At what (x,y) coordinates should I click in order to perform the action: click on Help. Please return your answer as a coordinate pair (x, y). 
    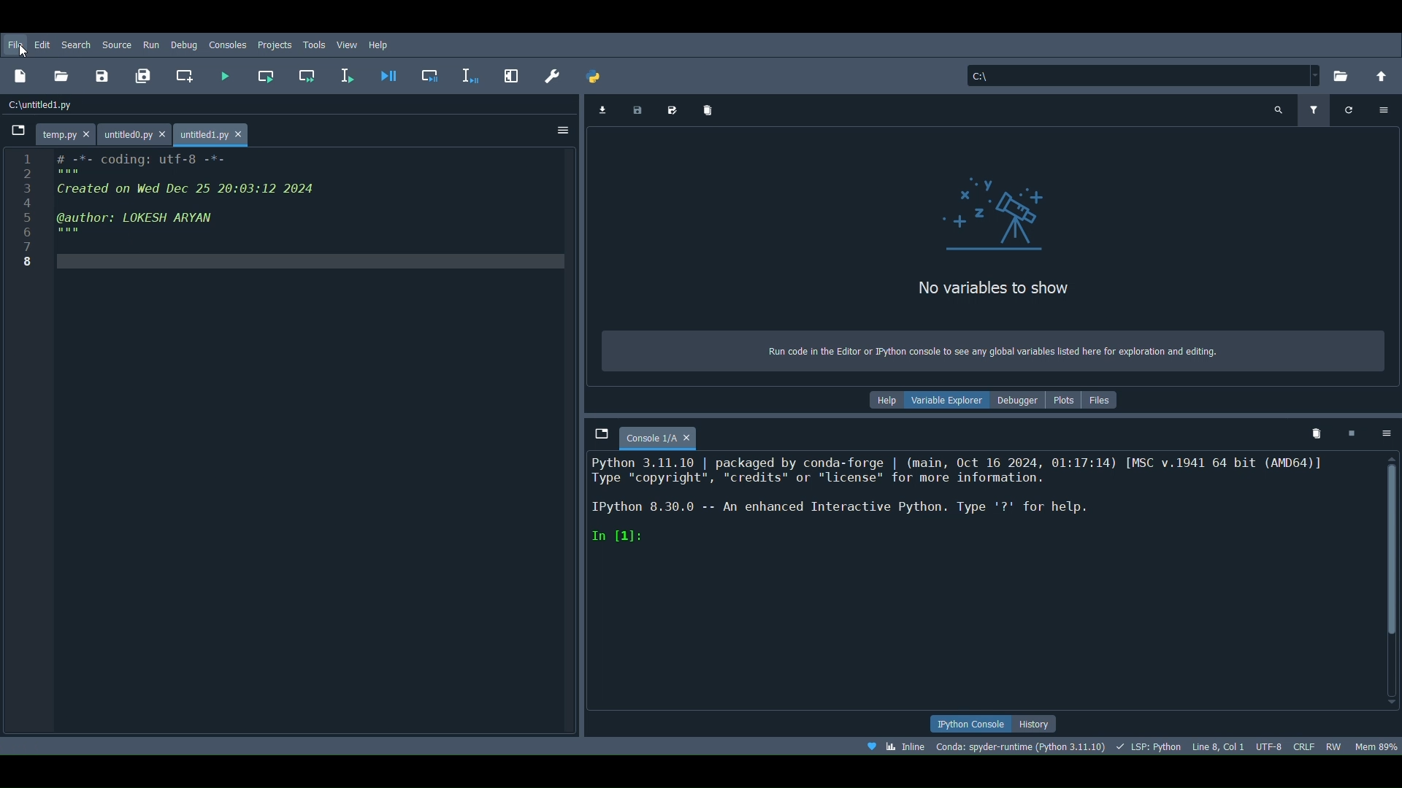
    Looking at the image, I should click on (380, 44).